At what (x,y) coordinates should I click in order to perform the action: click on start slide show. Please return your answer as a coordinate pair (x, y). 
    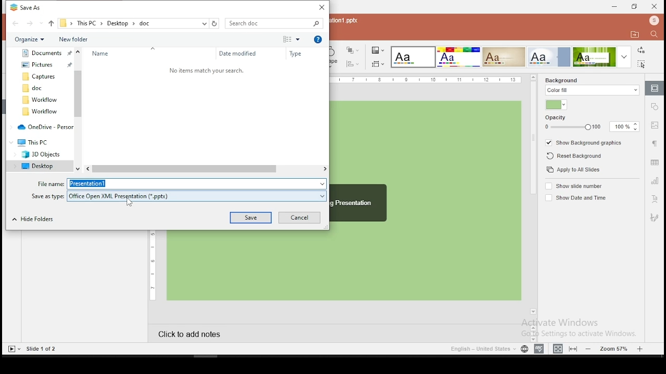
    Looking at the image, I should click on (13, 349).